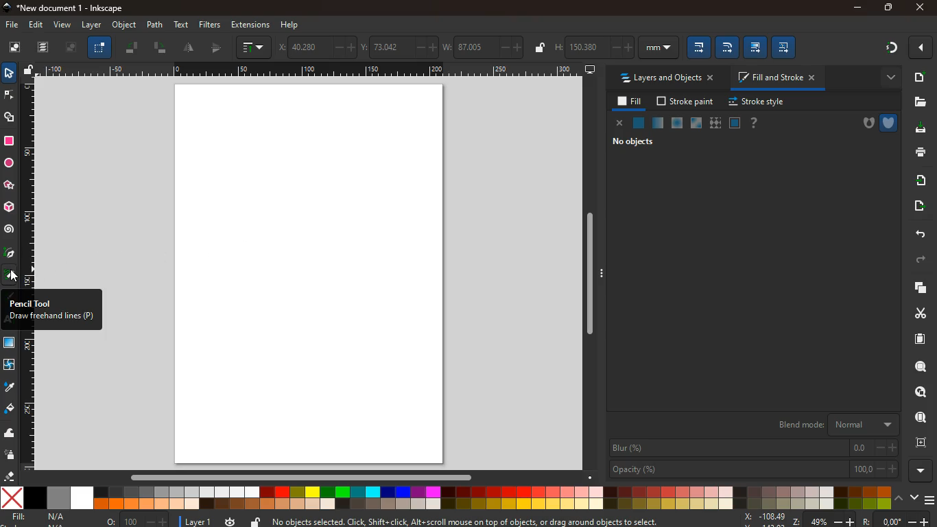 This screenshot has width=937, height=527. Describe the element at coordinates (916, 393) in the screenshot. I see `find` at that location.